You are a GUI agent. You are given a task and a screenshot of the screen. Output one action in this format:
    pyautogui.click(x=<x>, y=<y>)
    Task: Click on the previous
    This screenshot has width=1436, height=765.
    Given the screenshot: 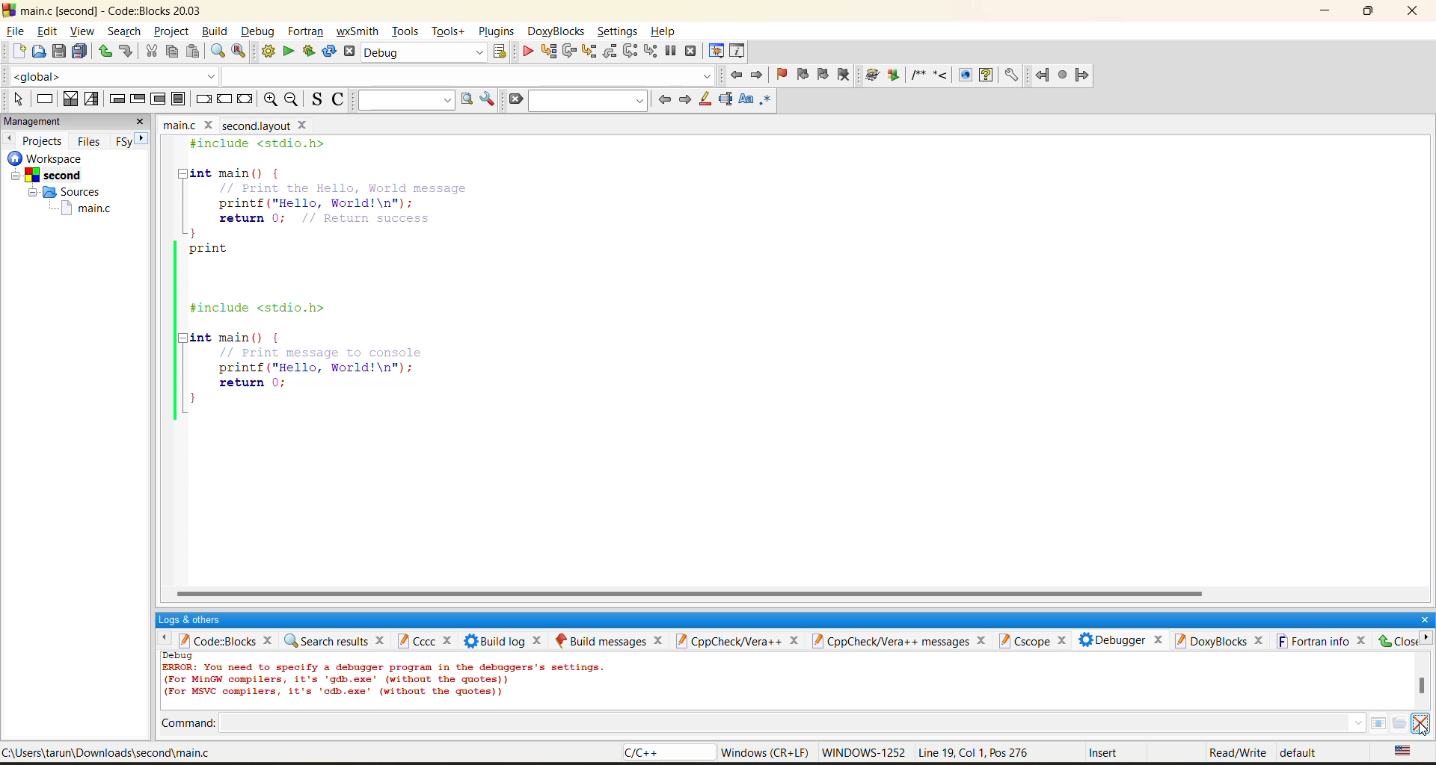 What is the action you would take?
    pyautogui.click(x=9, y=140)
    